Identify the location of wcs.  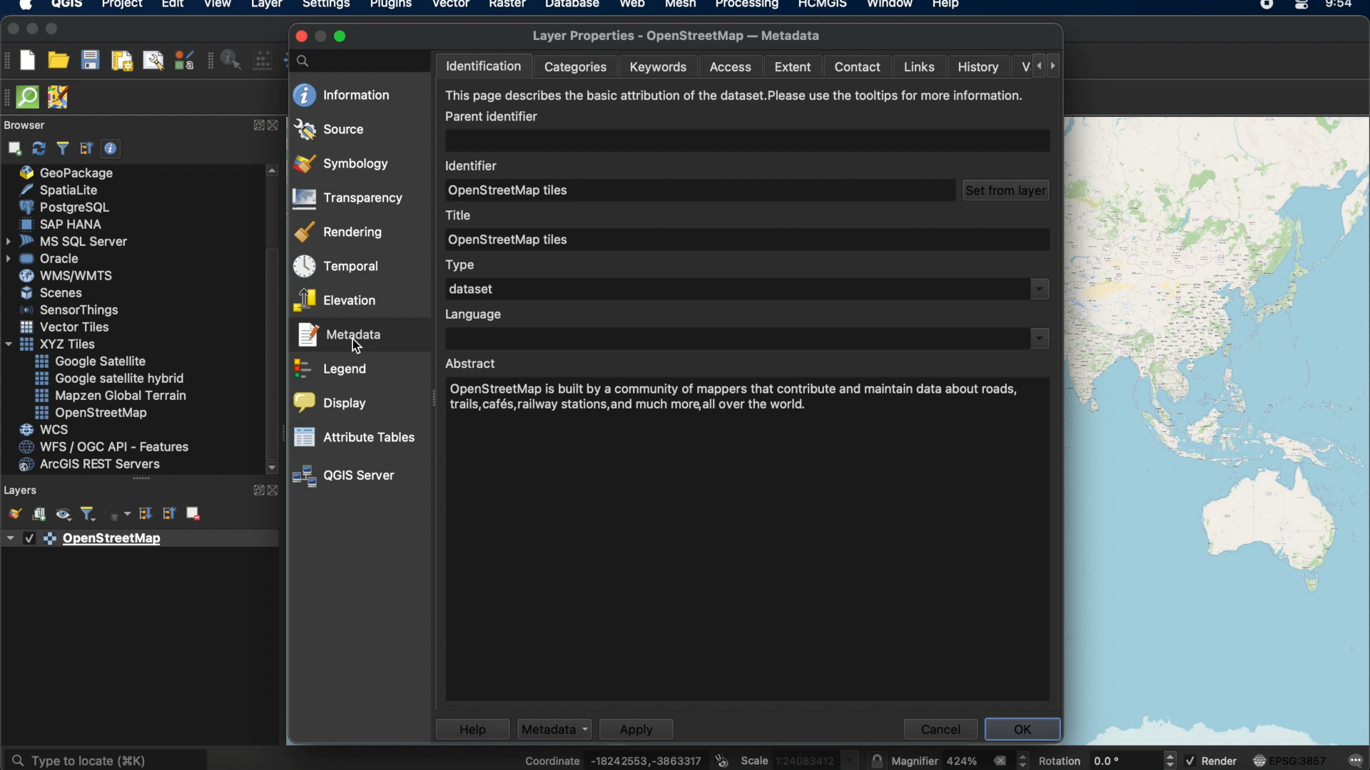
(44, 429).